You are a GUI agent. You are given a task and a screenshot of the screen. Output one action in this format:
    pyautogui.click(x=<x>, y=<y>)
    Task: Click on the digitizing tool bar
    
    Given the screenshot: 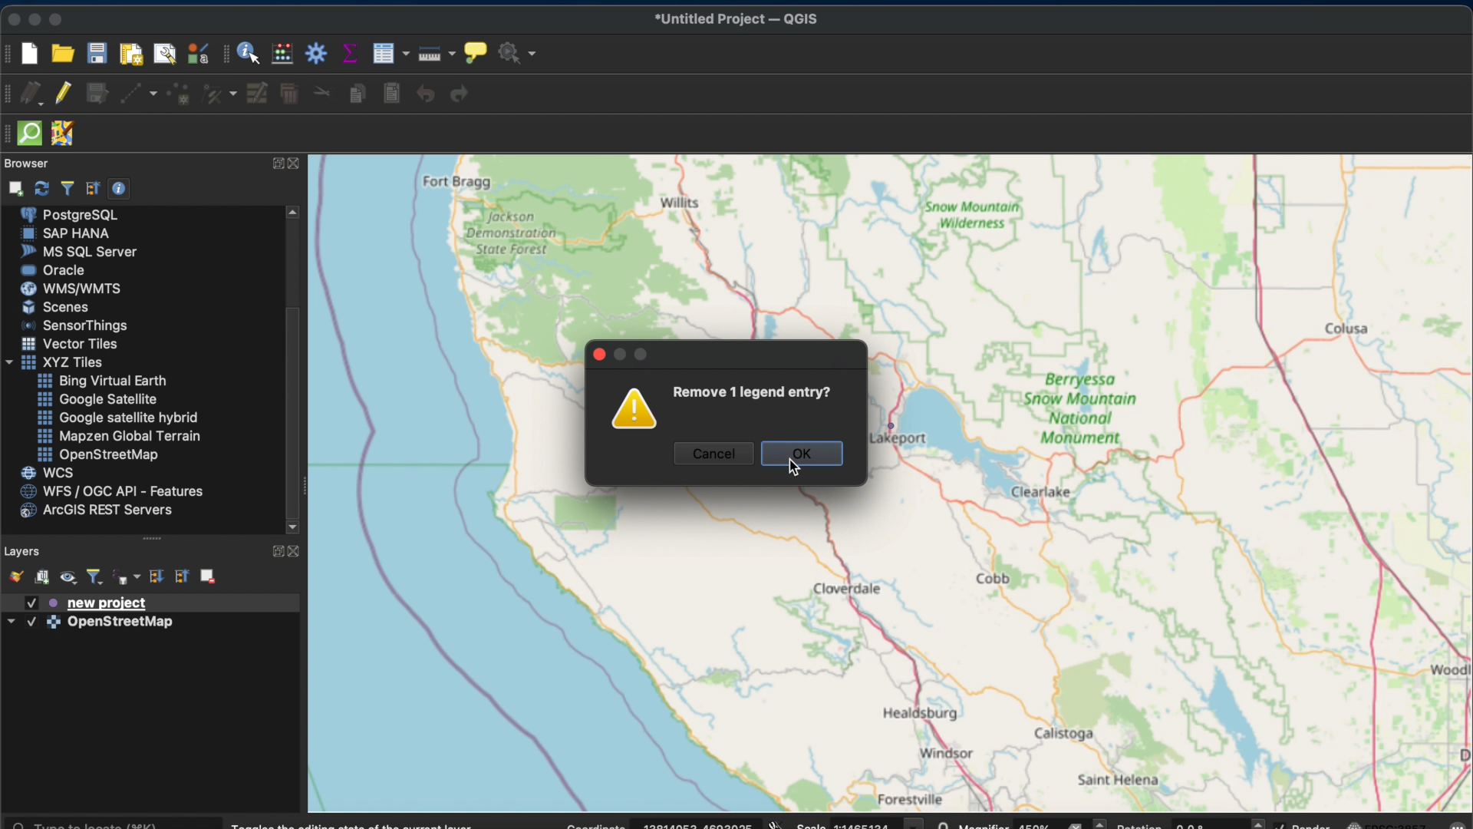 What is the action you would take?
    pyautogui.click(x=10, y=94)
    